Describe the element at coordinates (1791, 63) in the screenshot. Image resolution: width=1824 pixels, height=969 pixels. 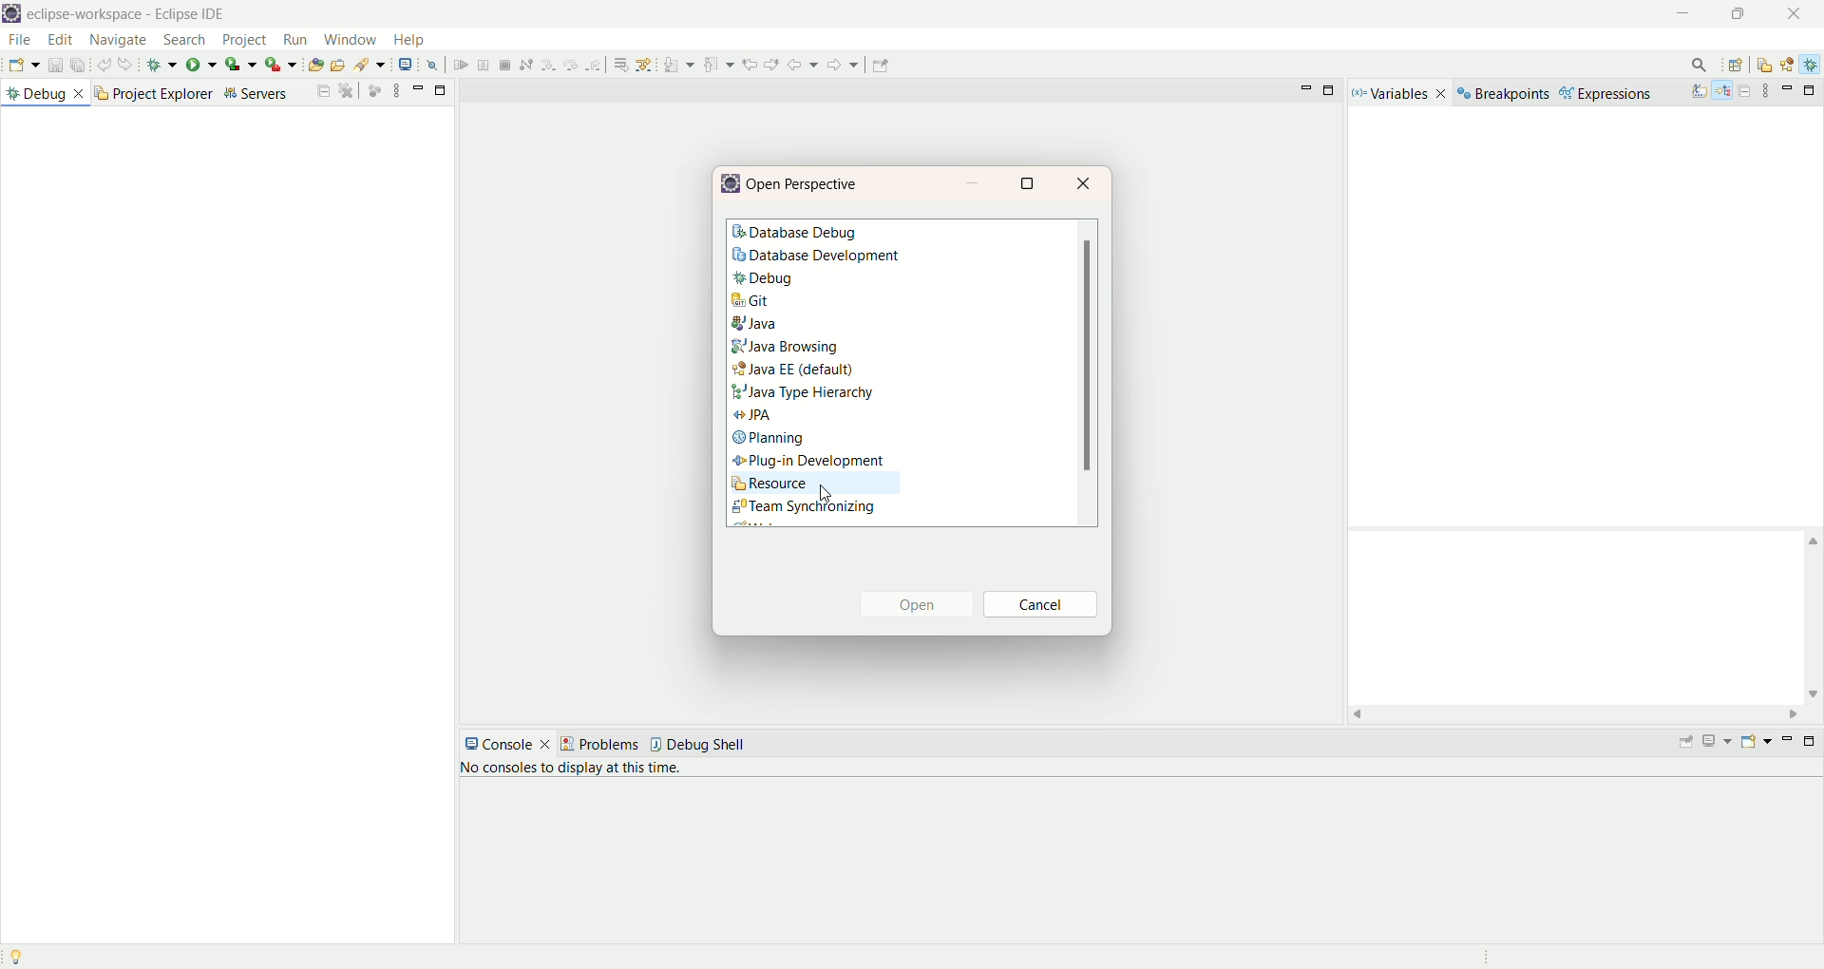
I see `java EE` at that location.